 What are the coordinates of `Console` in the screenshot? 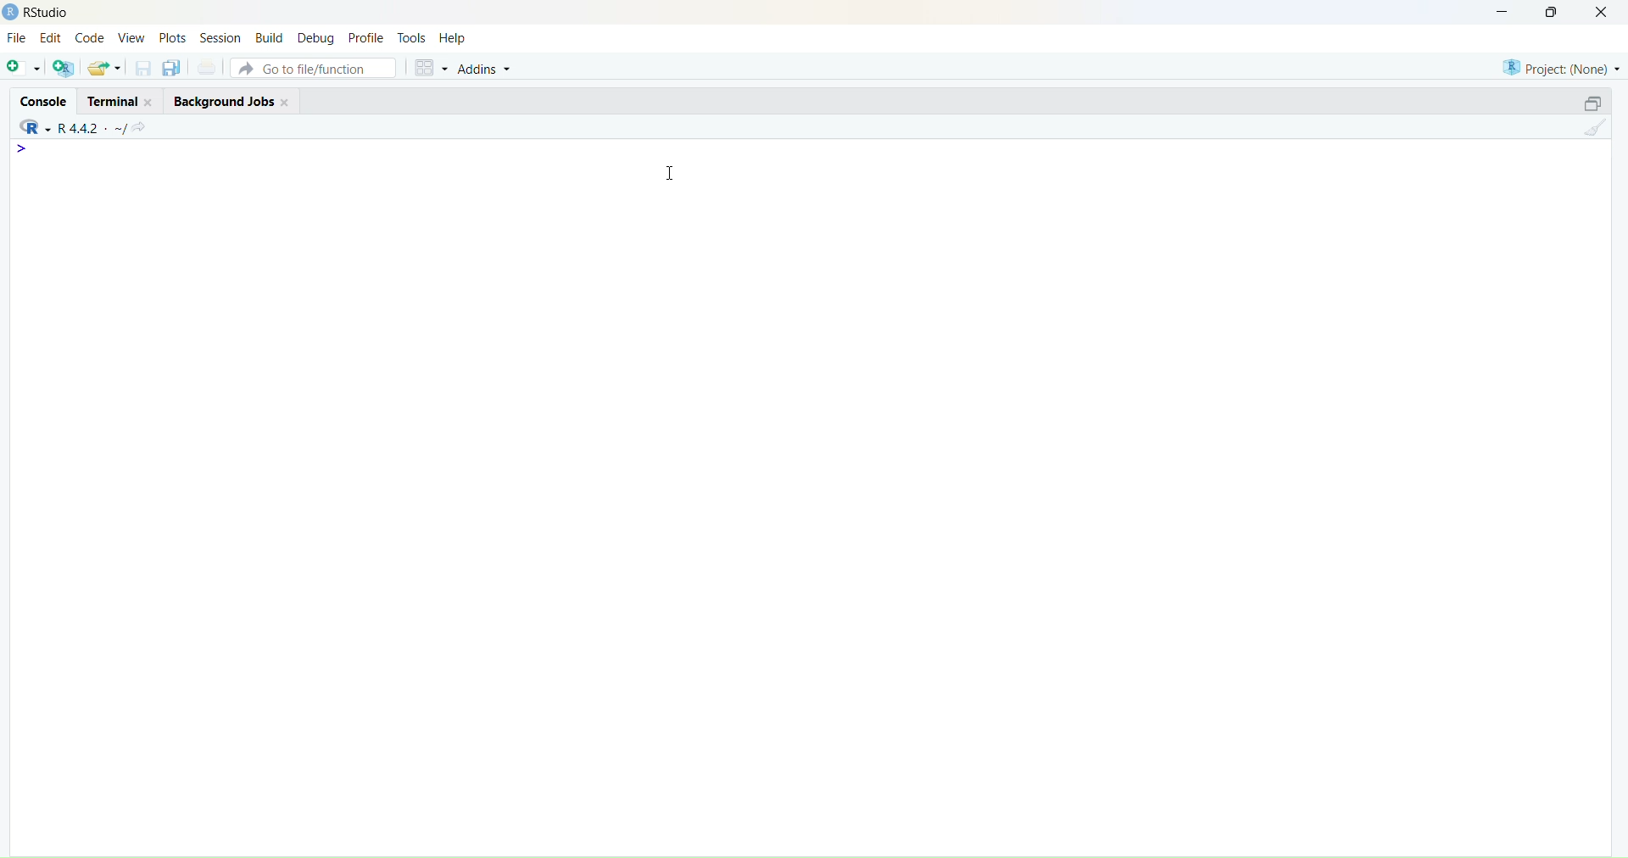 It's located at (43, 101).